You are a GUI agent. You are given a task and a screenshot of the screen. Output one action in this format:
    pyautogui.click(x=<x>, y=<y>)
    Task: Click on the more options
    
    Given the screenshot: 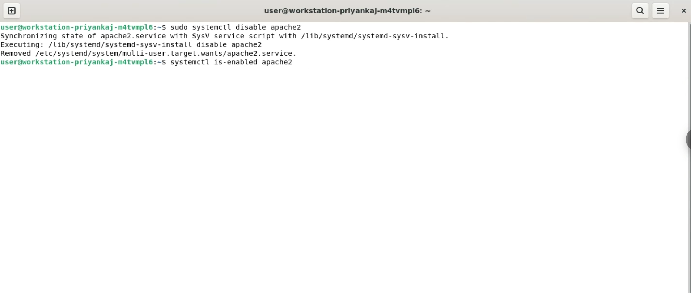 What is the action you would take?
    pyautogui.click(x=661, y=11)
    